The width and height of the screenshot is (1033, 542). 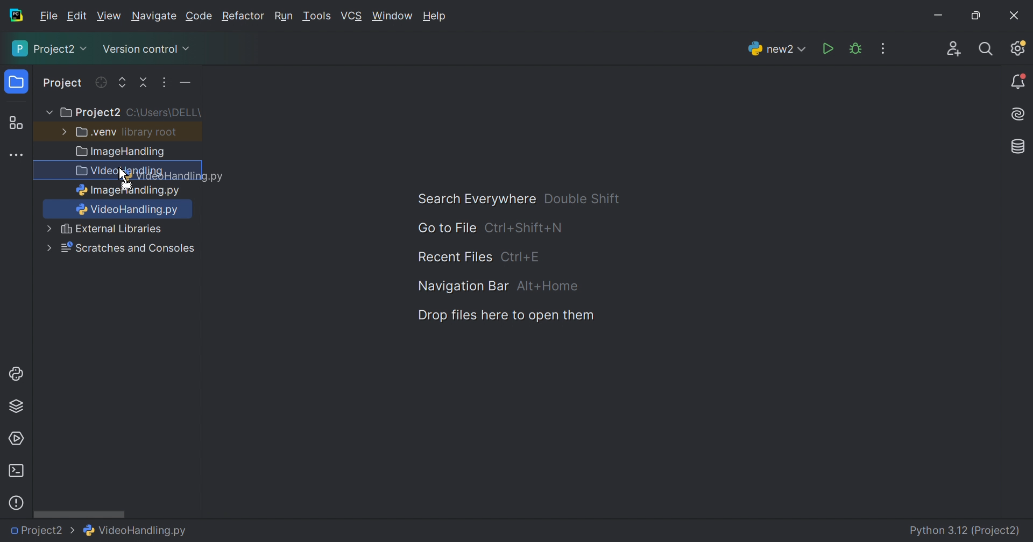 What do you see at coordinates (435, 16) in the screenshot?
I see `Help` at bounding box center [435, 16].